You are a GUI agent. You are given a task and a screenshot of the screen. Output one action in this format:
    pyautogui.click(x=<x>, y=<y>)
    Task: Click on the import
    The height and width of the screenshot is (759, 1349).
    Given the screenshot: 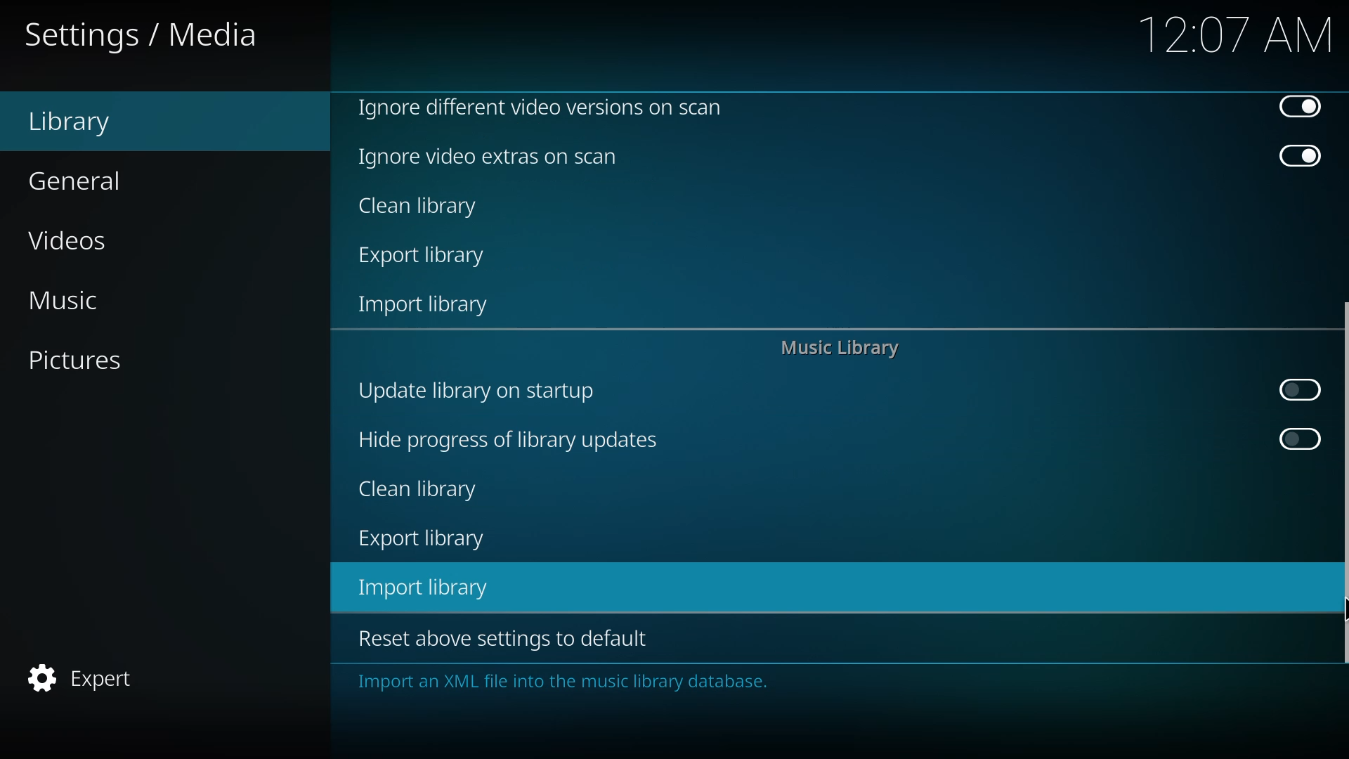 What is the action you would take?
    pyautogui.click(x=426, y=588)
    